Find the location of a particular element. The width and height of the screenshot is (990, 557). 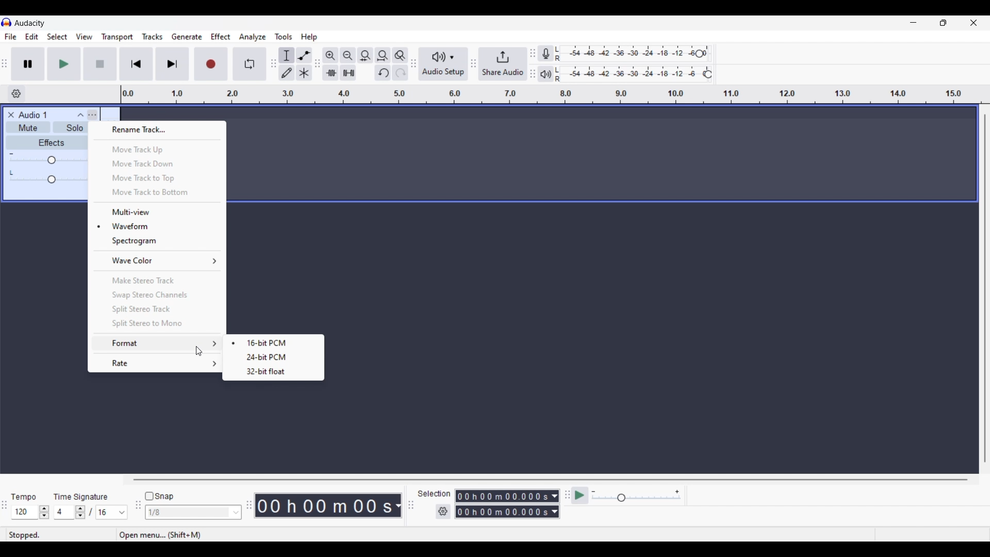

Multiview of audio waves is located at coordinates (158, 212).